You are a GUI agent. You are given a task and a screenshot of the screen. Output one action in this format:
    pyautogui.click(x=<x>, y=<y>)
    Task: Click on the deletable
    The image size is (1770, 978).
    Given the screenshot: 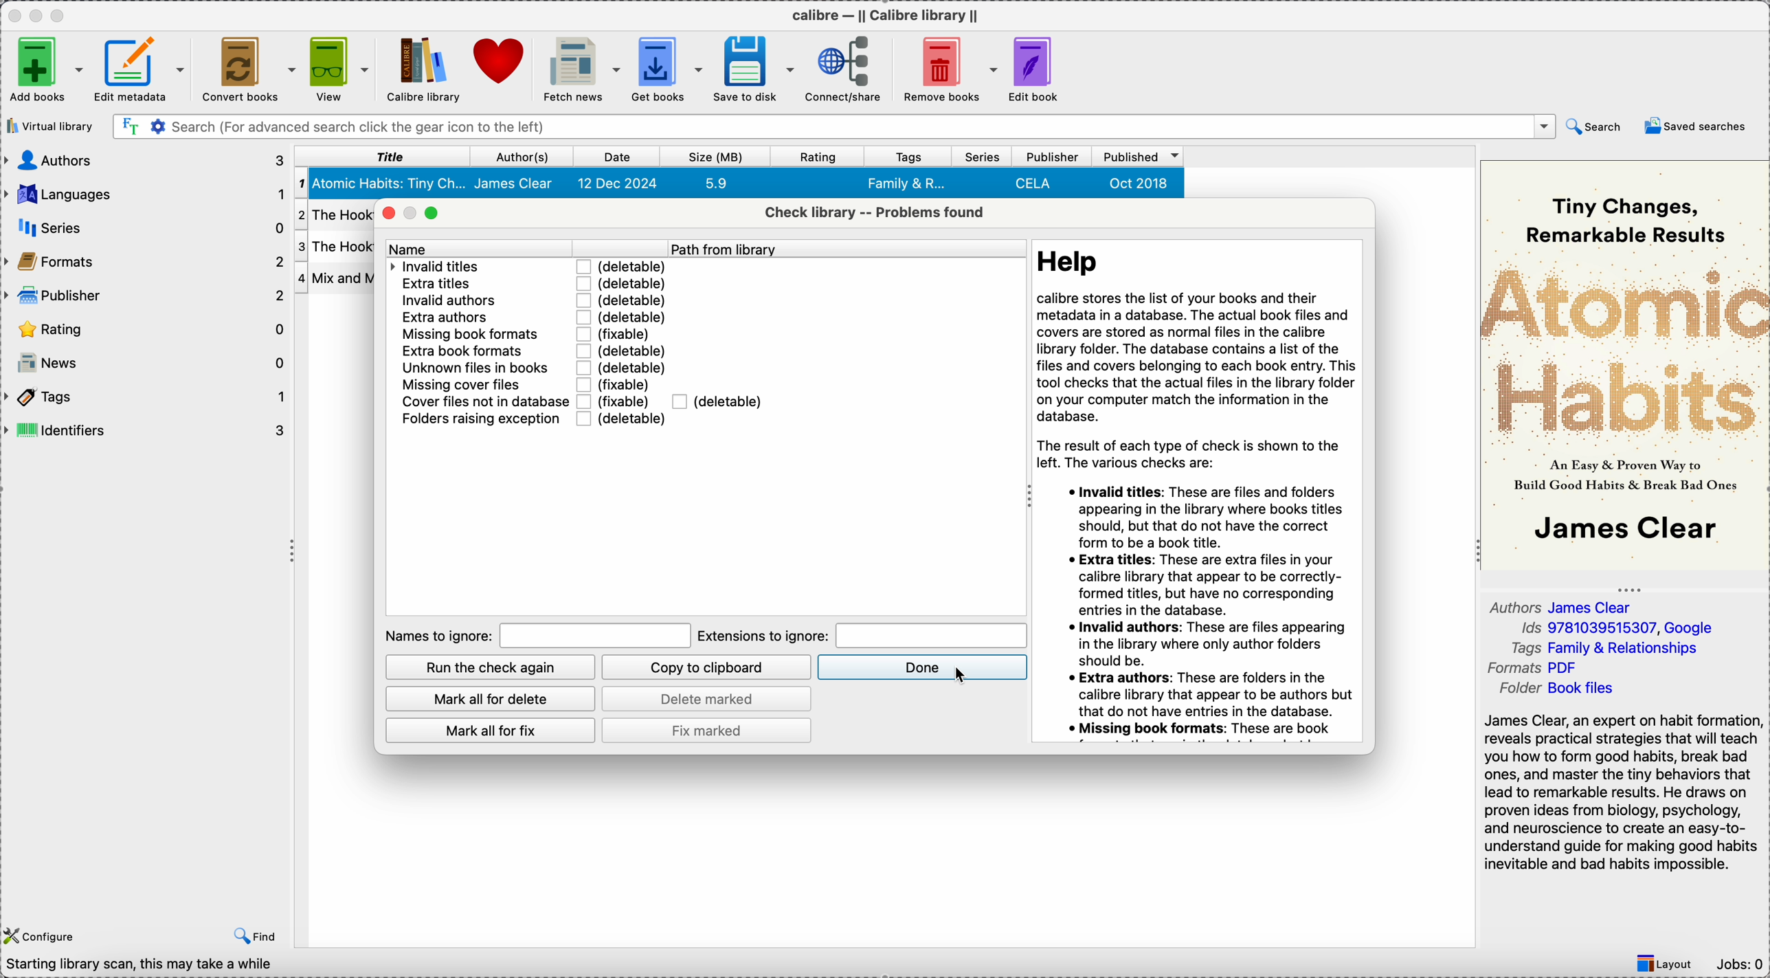 What is the action you would take?
    pyautogui.click(x=718, y=401)
    